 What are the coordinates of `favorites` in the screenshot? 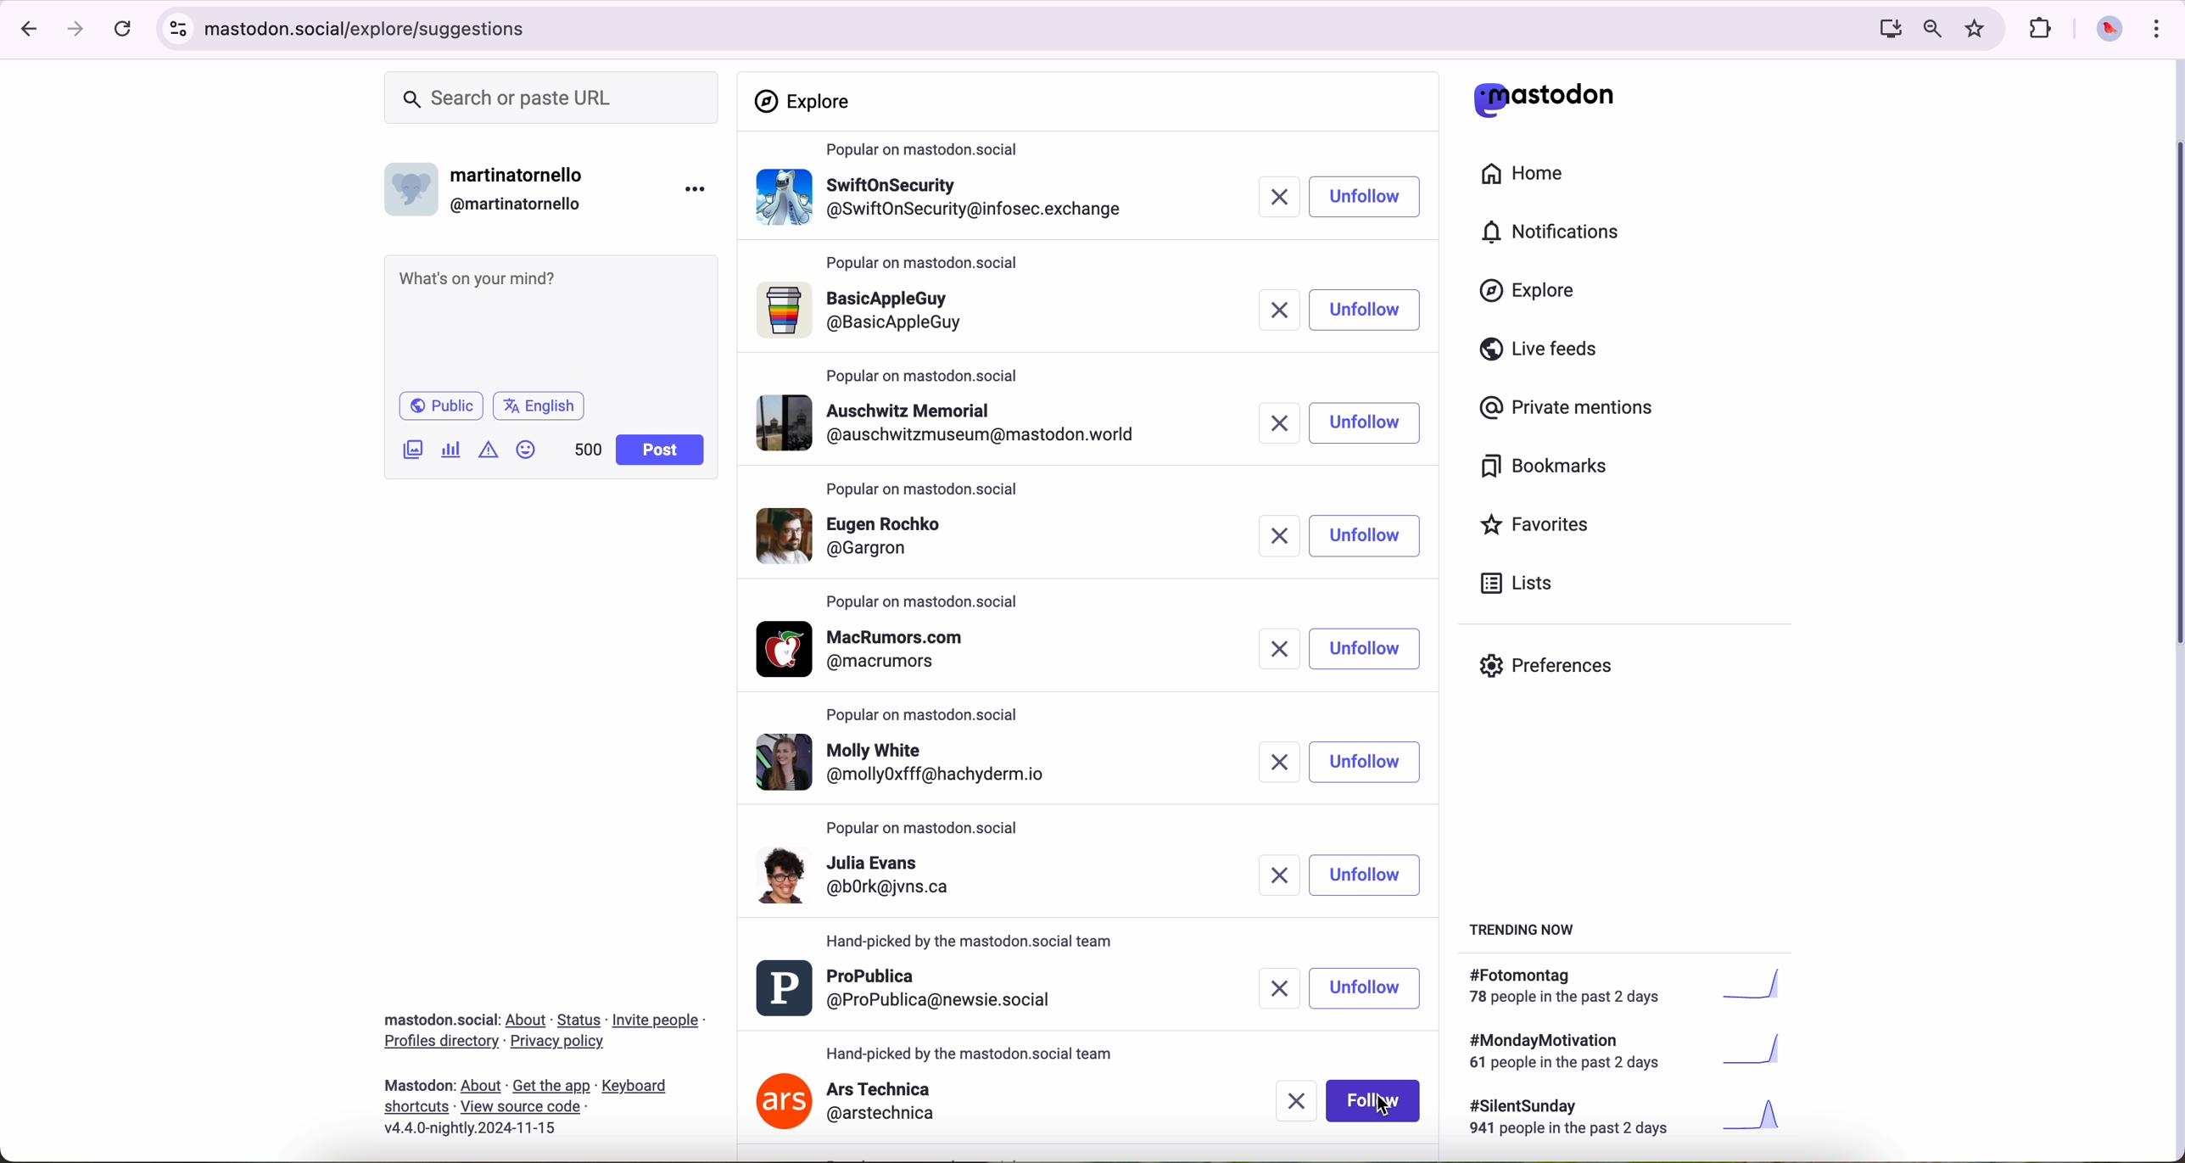 It's located at (1542, 527).